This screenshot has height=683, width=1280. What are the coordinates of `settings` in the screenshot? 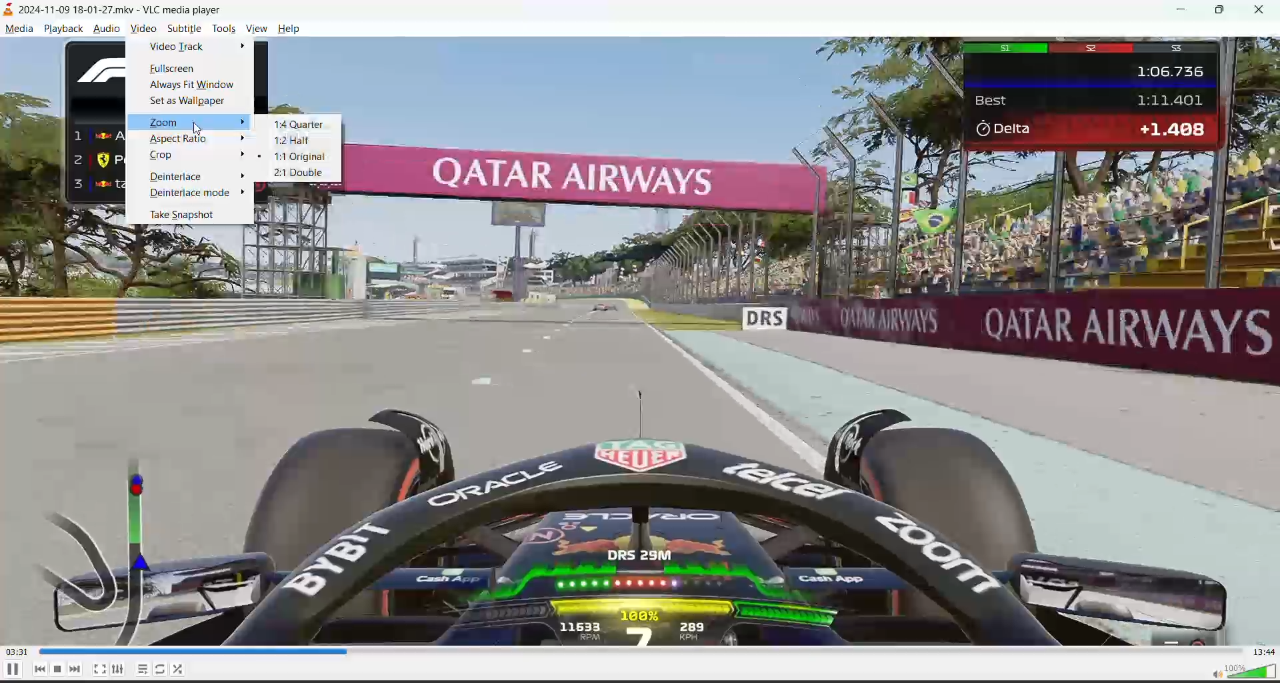 It's located at (117, 669).